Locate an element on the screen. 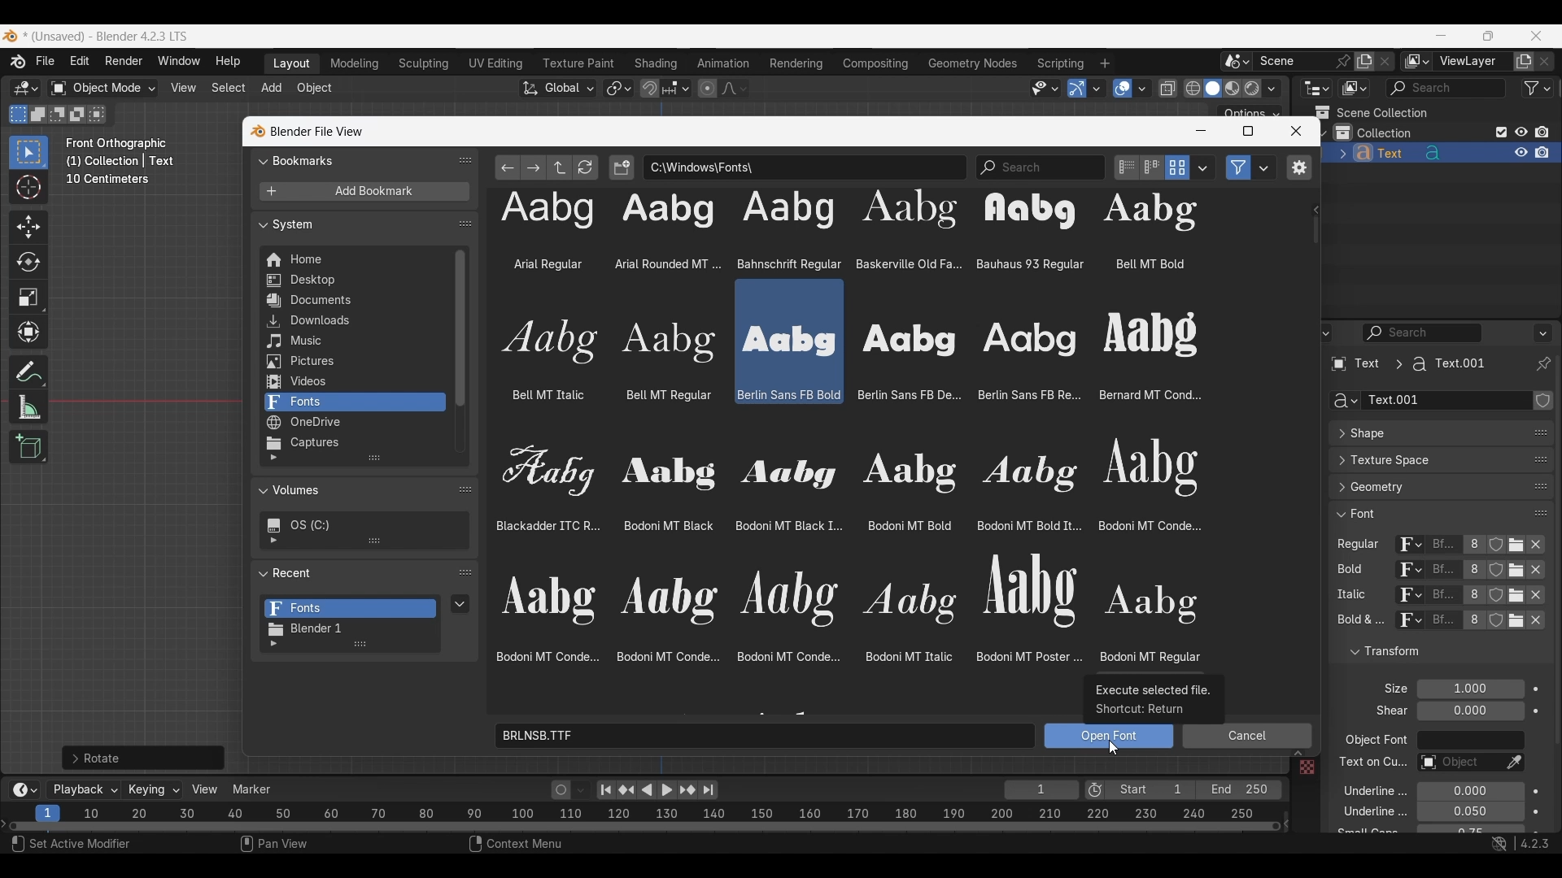  fake user is located at coordinates (1499, 627).